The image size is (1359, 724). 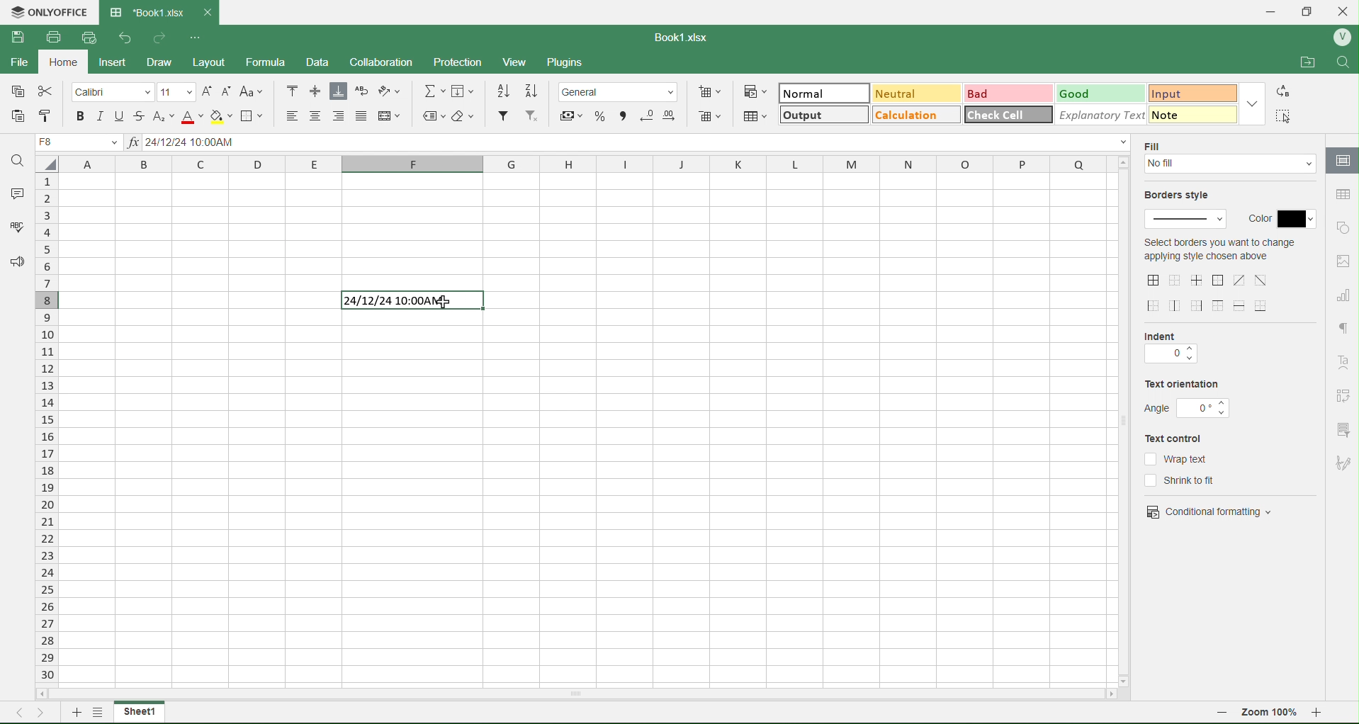 What do you see at coordinates (255, 116) in the screenshot?
I see `Borders` at bounding box center [255, 116].